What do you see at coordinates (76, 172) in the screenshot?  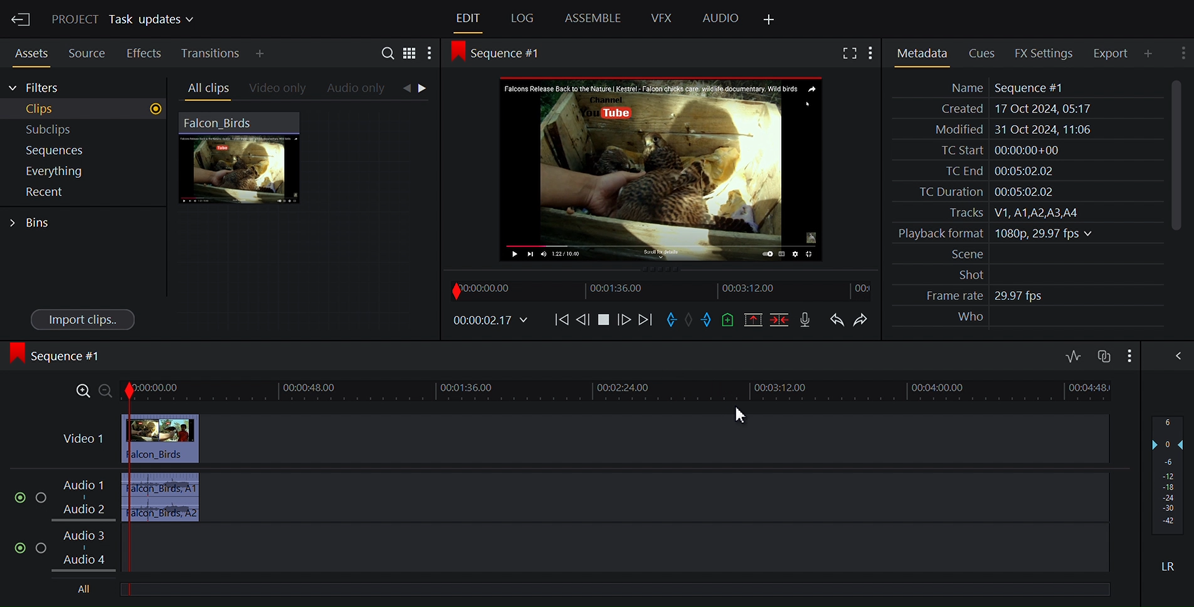 I see `Everything` at bounding box center [76, 172].